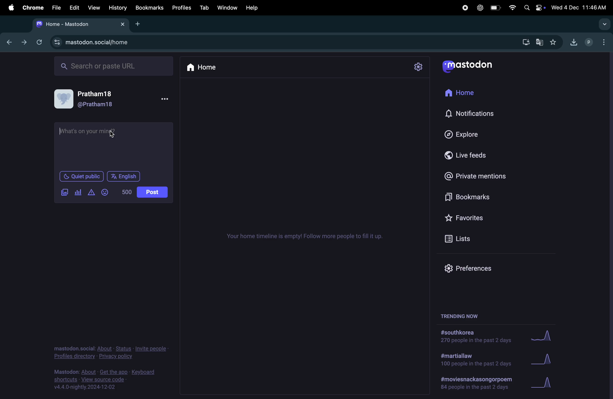 Image resolution: width=613 pixels, height=399 pixels. Describe the element at coordinates (111, 352) in the screenshot. I see `Privacy and policy` at that location.